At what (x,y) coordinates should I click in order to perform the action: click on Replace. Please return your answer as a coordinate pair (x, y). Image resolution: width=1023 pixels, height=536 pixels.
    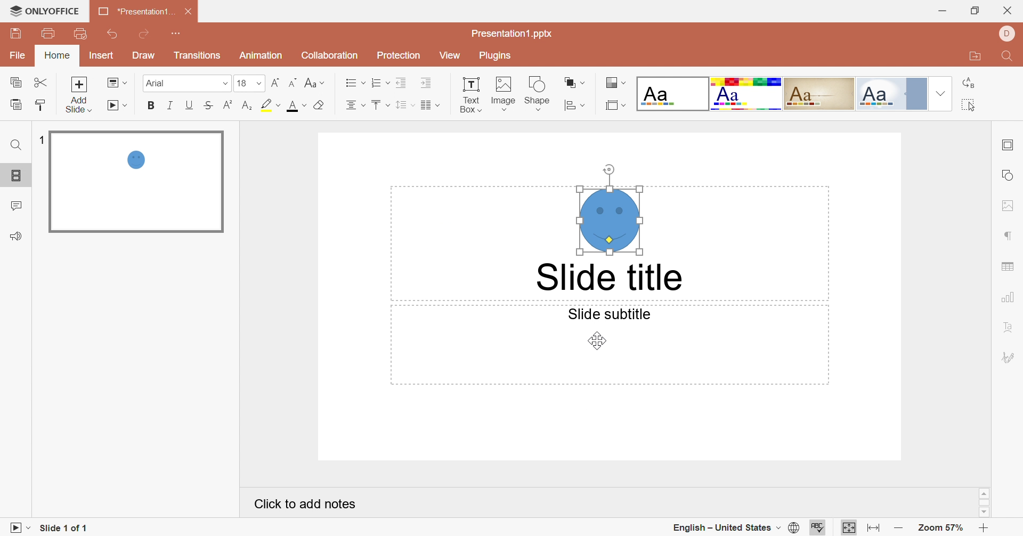
    Looking at the image, I should click on (970, 83).